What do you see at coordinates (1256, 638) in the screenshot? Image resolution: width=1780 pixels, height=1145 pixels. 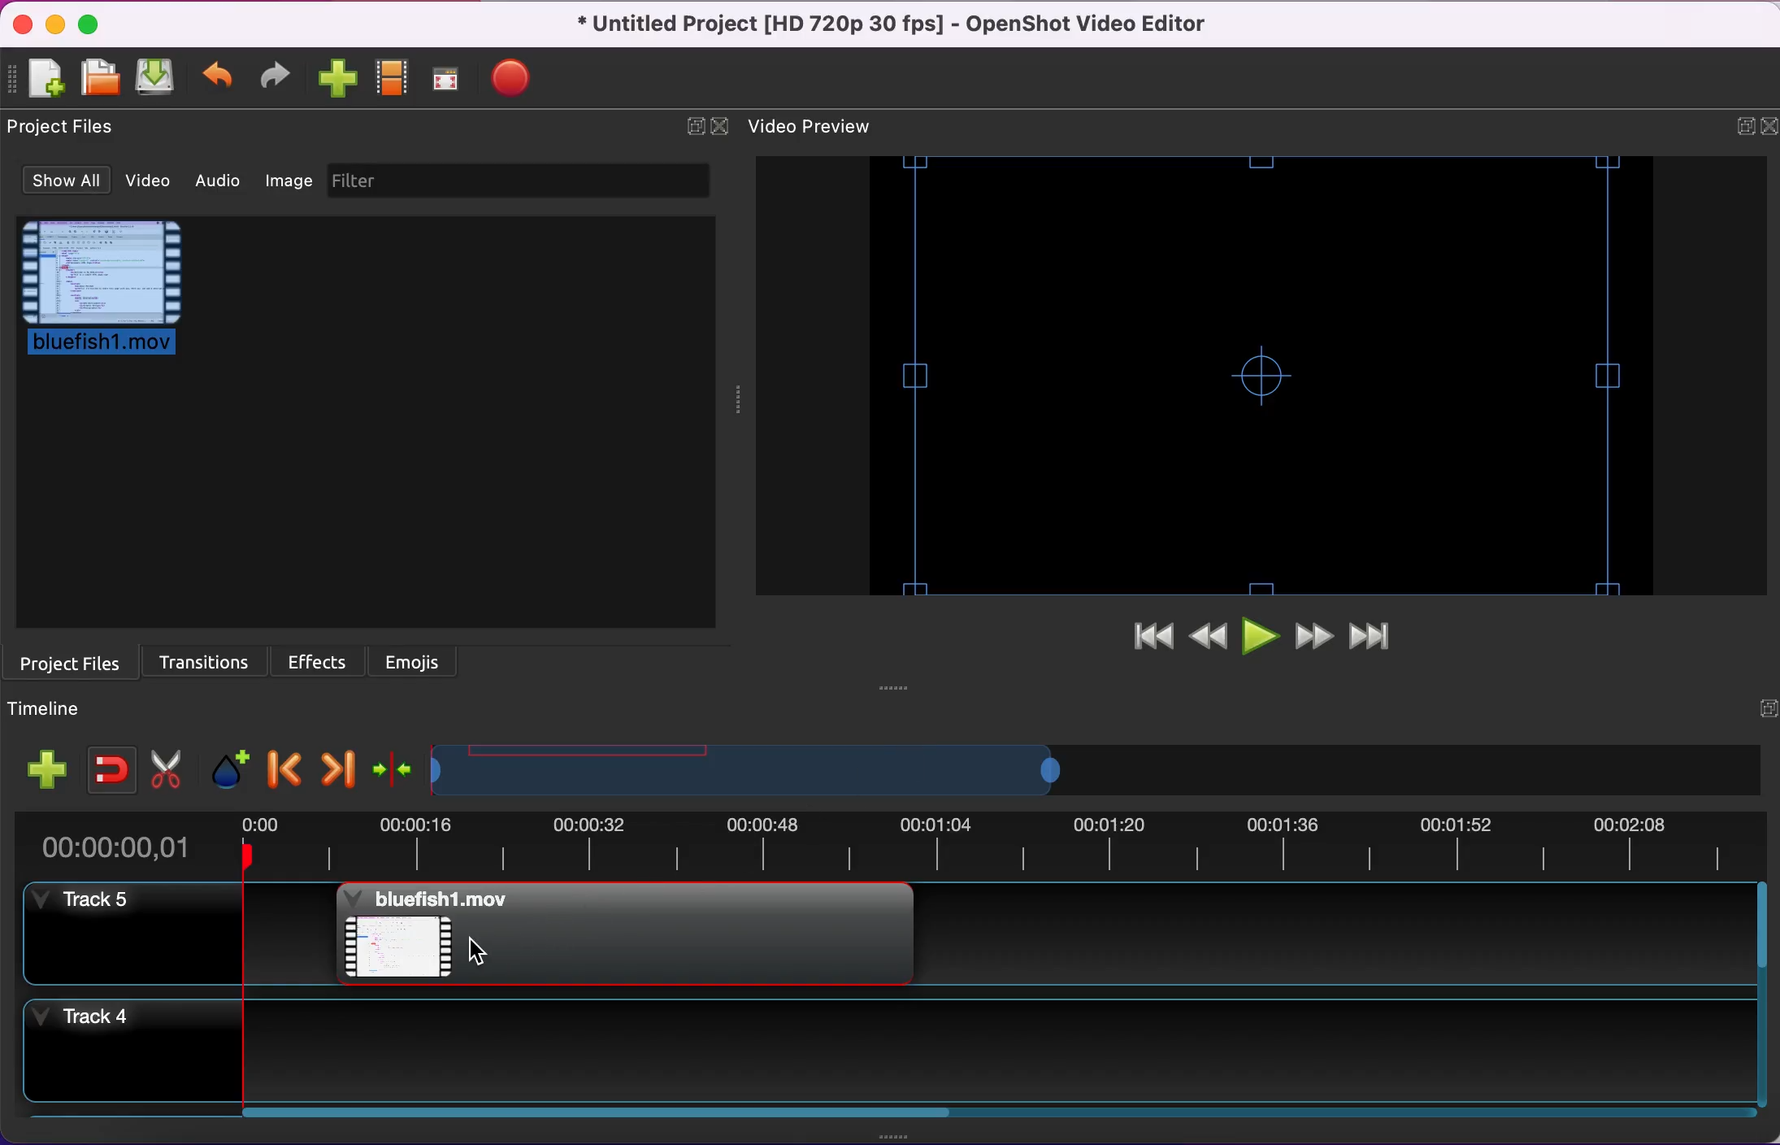 I see `play` at bounding box center [1256, 638].